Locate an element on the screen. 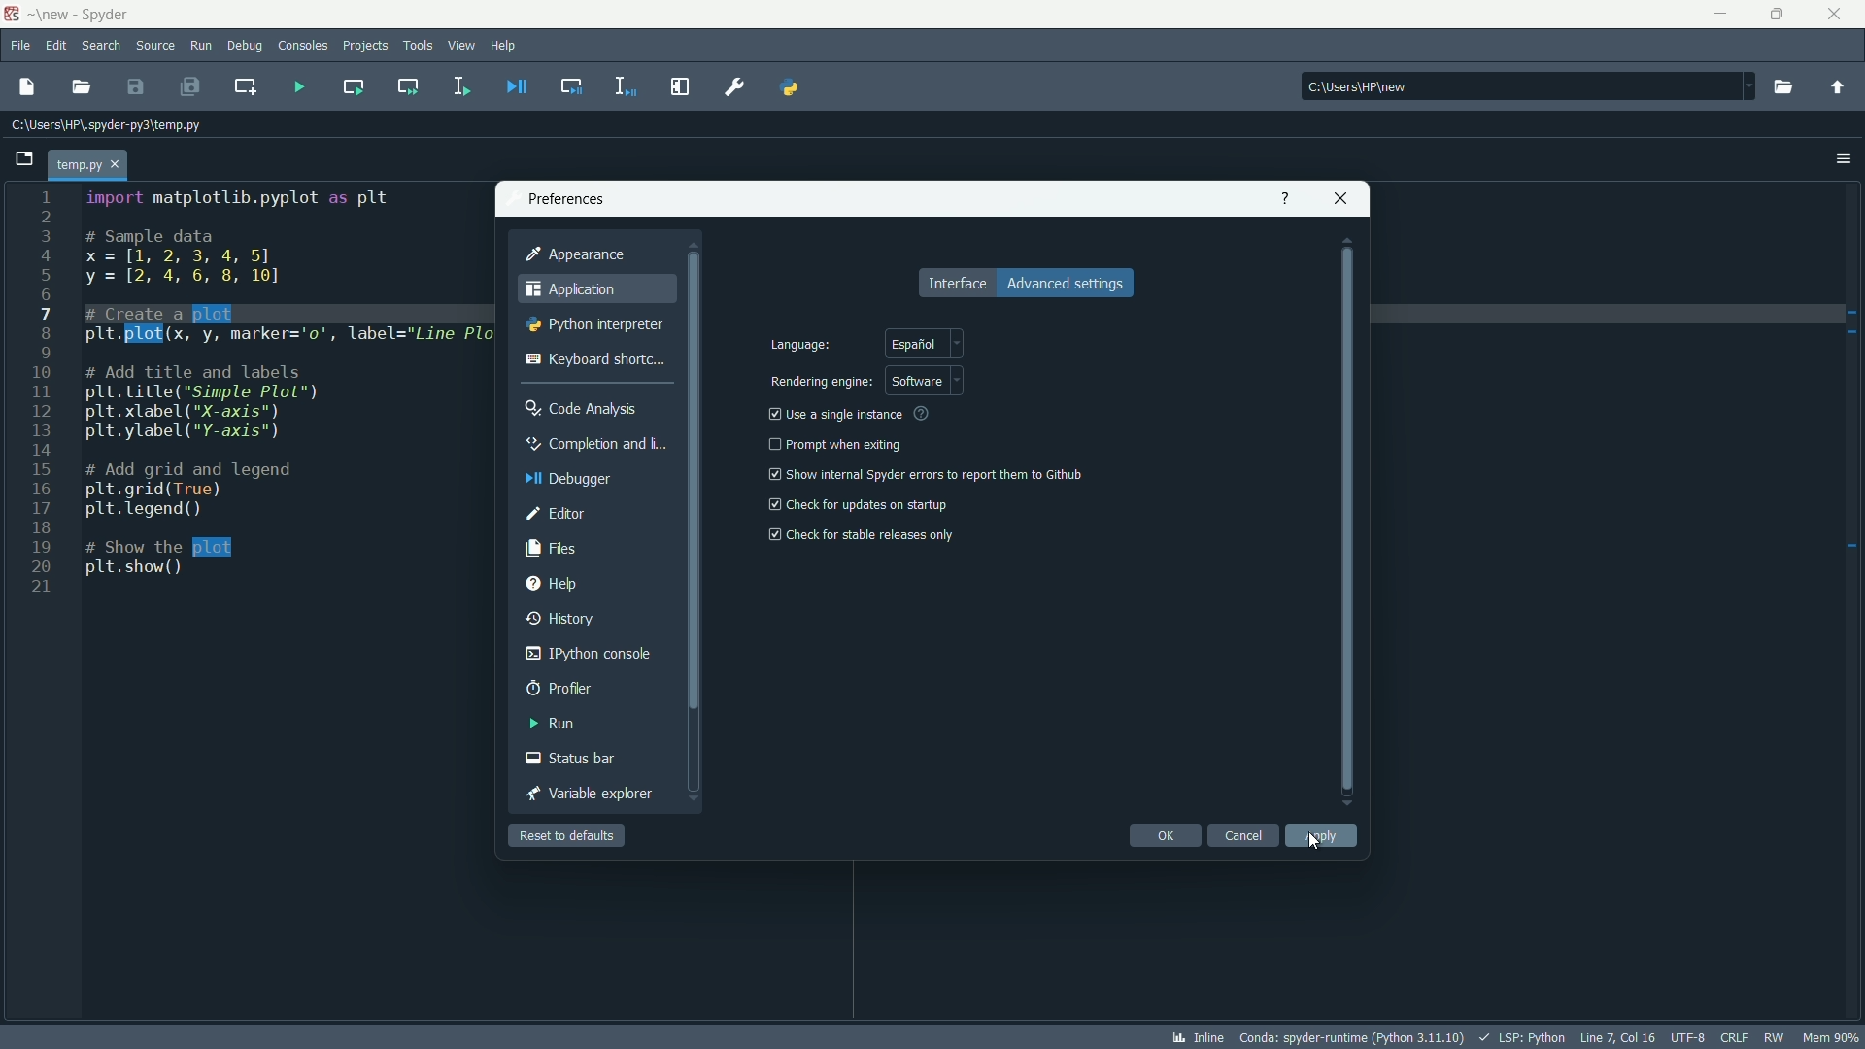  python interpreter is located at coordinates (596, 324).